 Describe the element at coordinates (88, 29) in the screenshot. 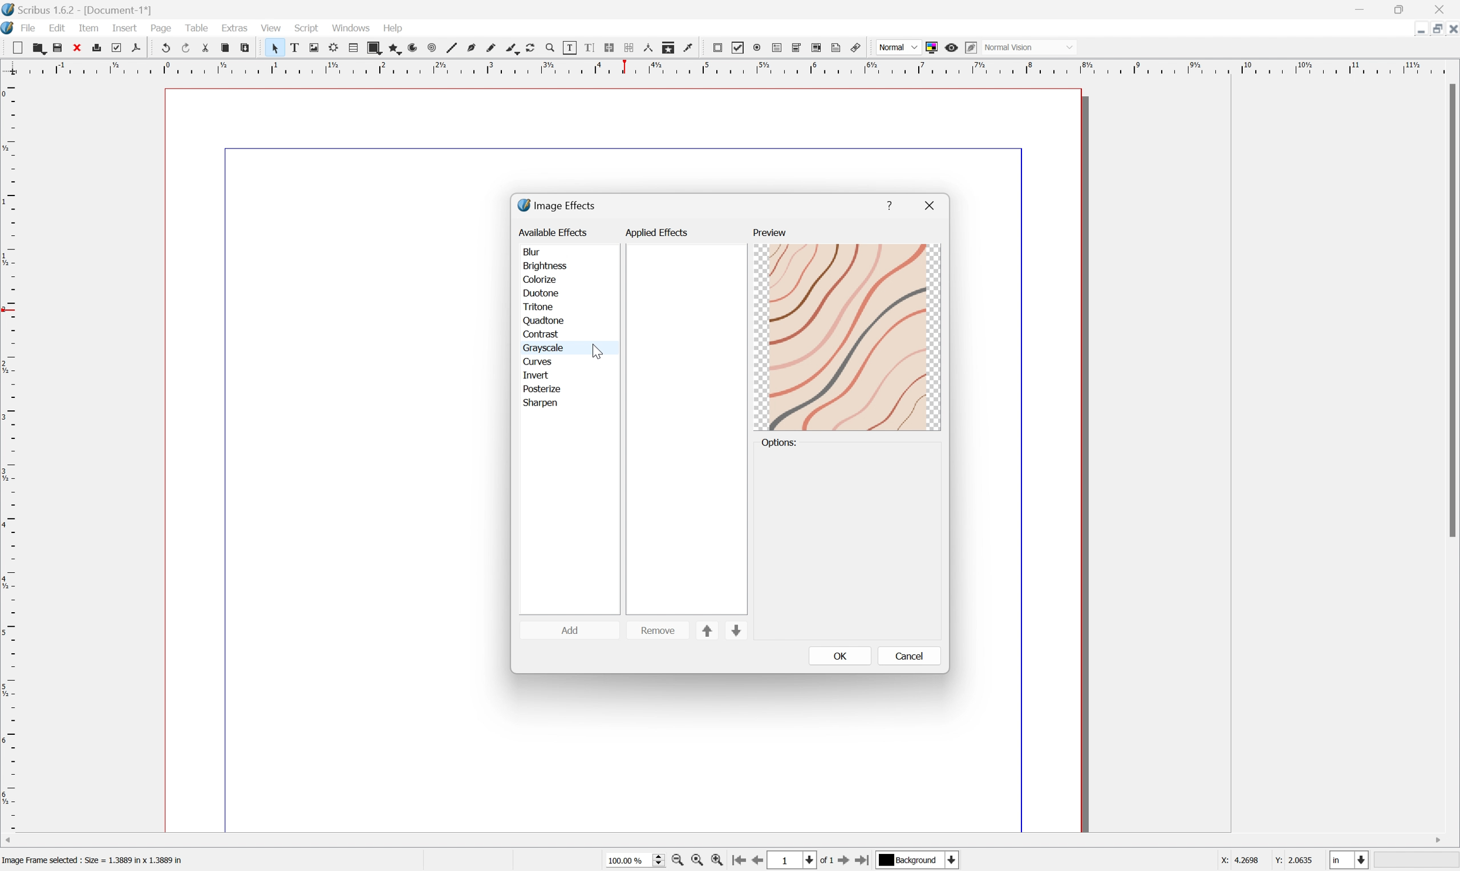

I see `Item` at that location.